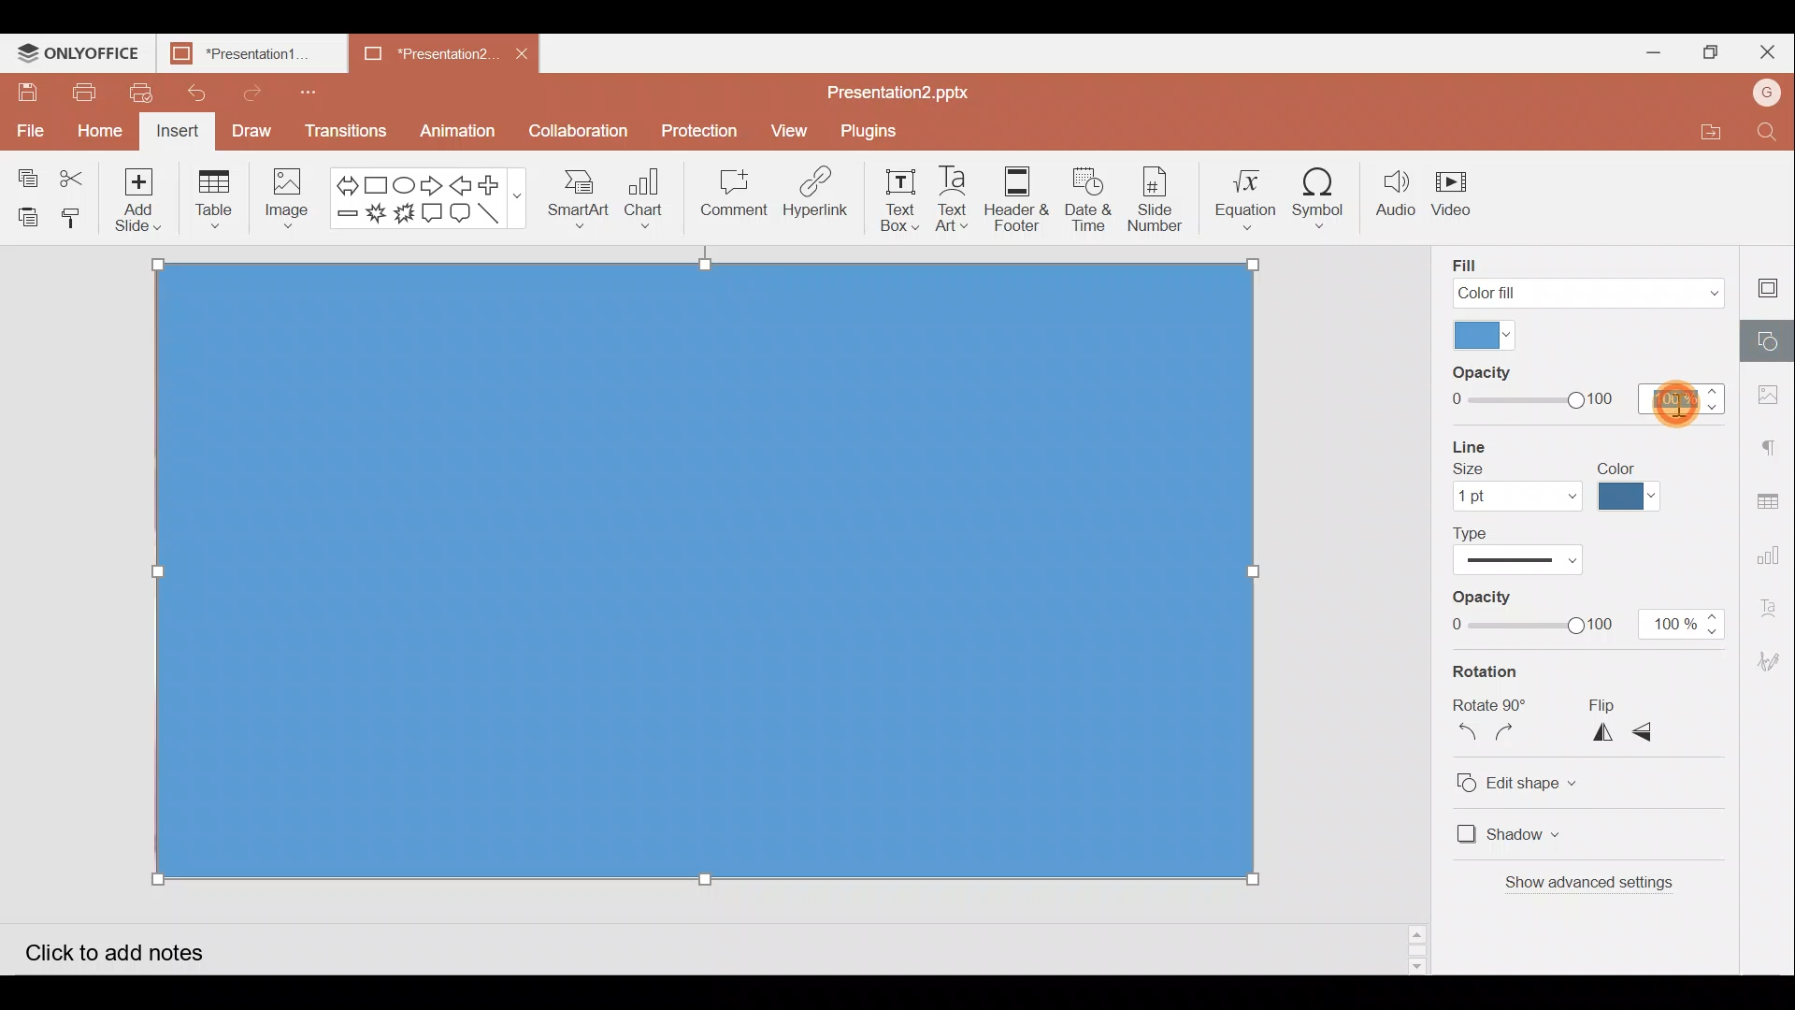 The height and width of the screenshot is (1010, 1795). Describe the element at coordinates (381, 180) in the screenshot. I see `Rectangle` at that location.